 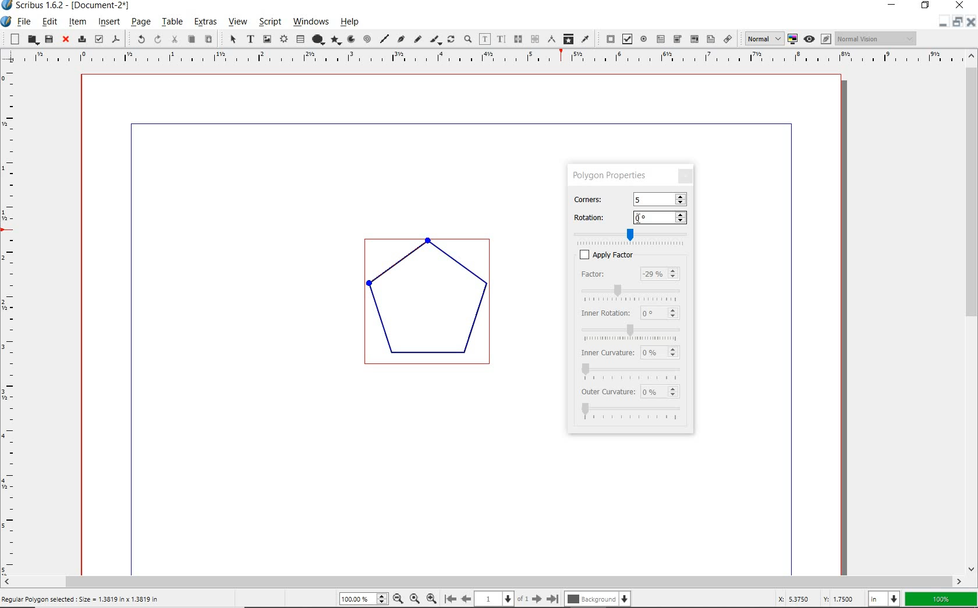 What do you see at coordinates (728, 40) in the screenshot?
I see `link annotation` at bounding box center [728, 40].